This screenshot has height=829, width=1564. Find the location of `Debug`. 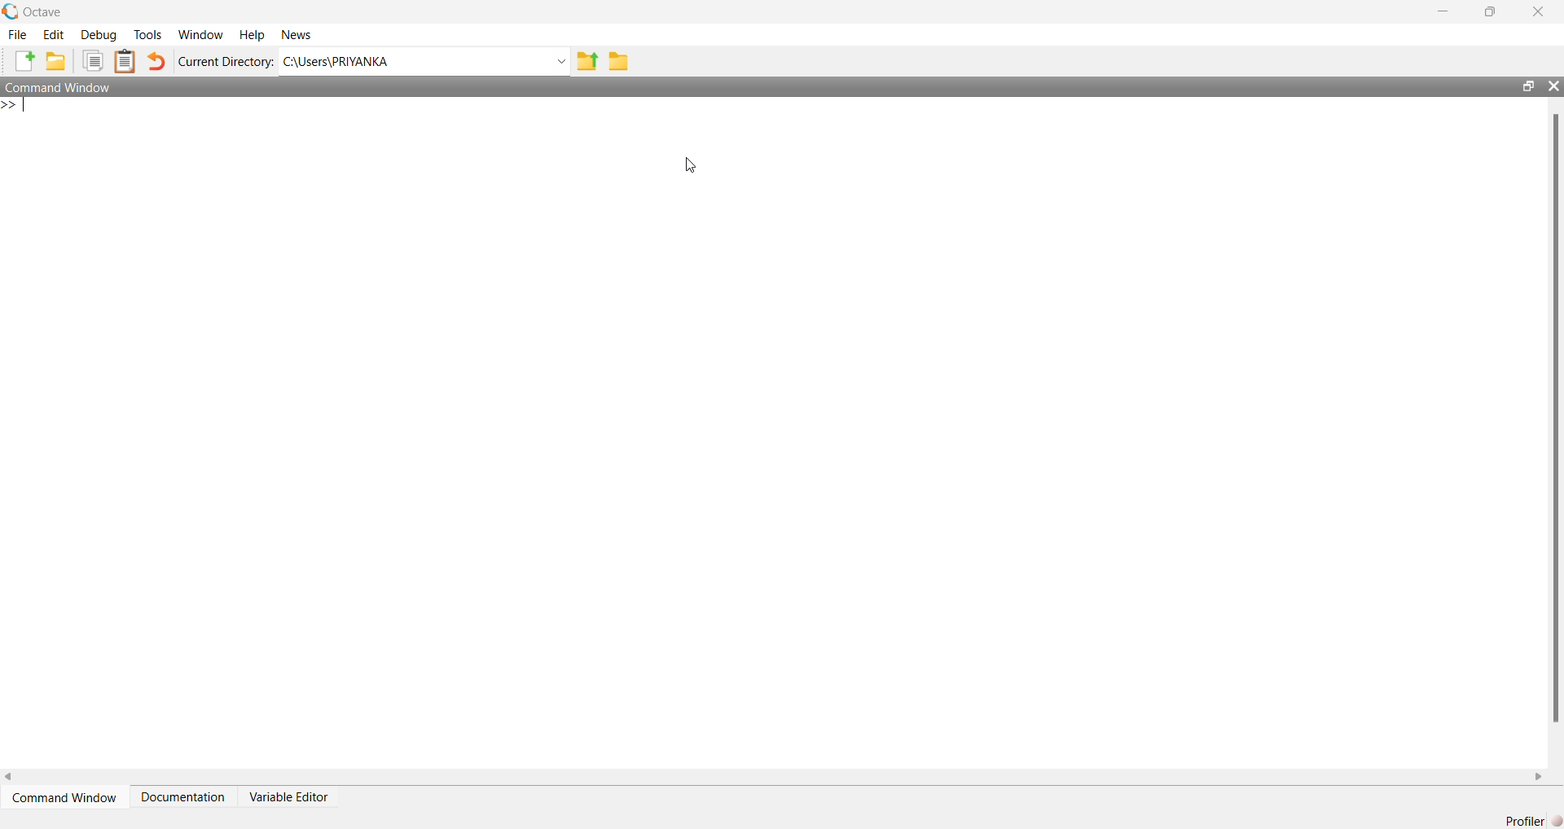

Debug is located at coordinates (99, 35).